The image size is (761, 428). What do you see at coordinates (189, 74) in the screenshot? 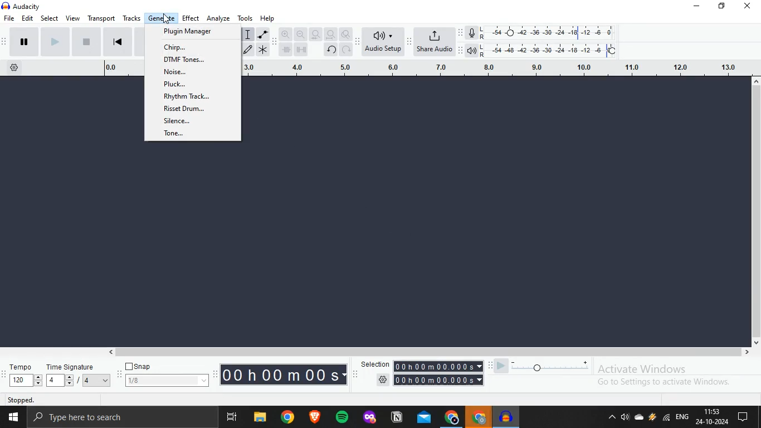
I see `noise..` at bounding box center [189, 74].